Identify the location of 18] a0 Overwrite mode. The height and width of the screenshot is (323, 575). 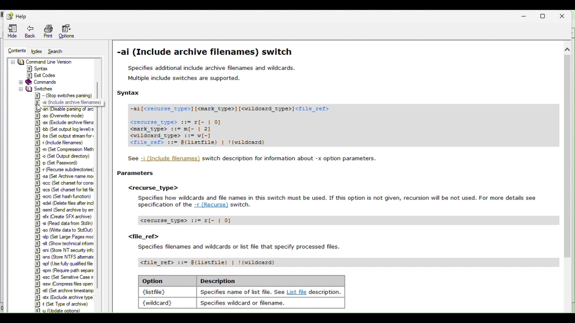
(59, 115).